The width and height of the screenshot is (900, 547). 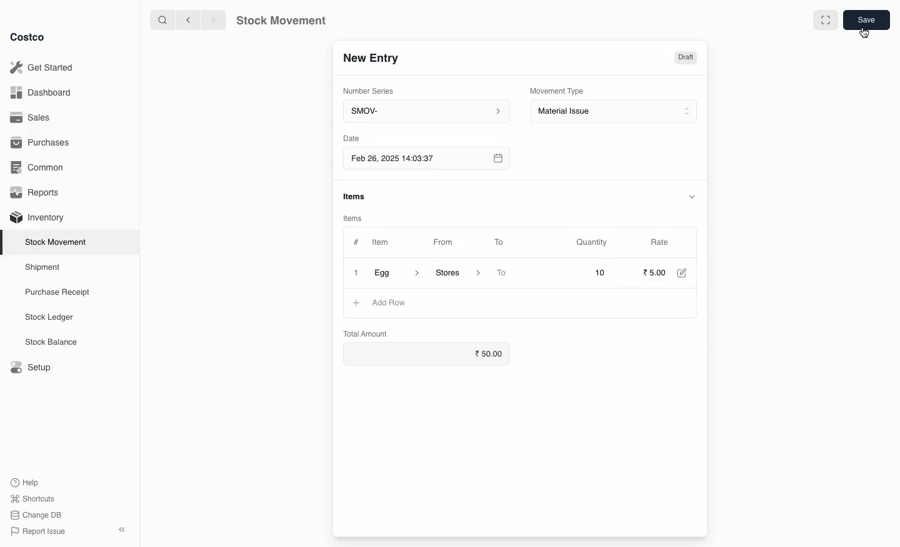 I want to click on To, so click(x=499, y=242).